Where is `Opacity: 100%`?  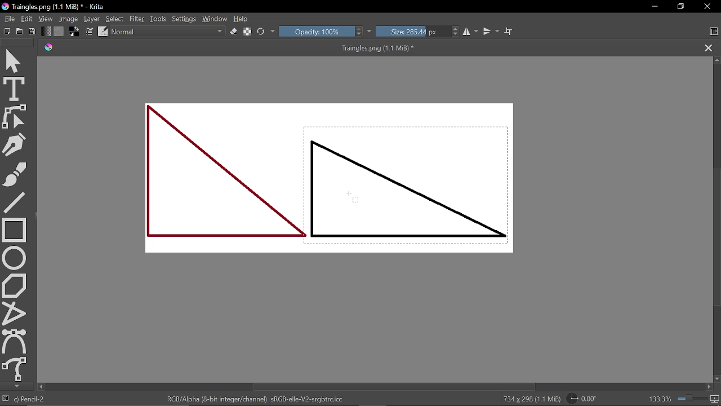 Opacity: 100% is located at coordinates (326, 32).